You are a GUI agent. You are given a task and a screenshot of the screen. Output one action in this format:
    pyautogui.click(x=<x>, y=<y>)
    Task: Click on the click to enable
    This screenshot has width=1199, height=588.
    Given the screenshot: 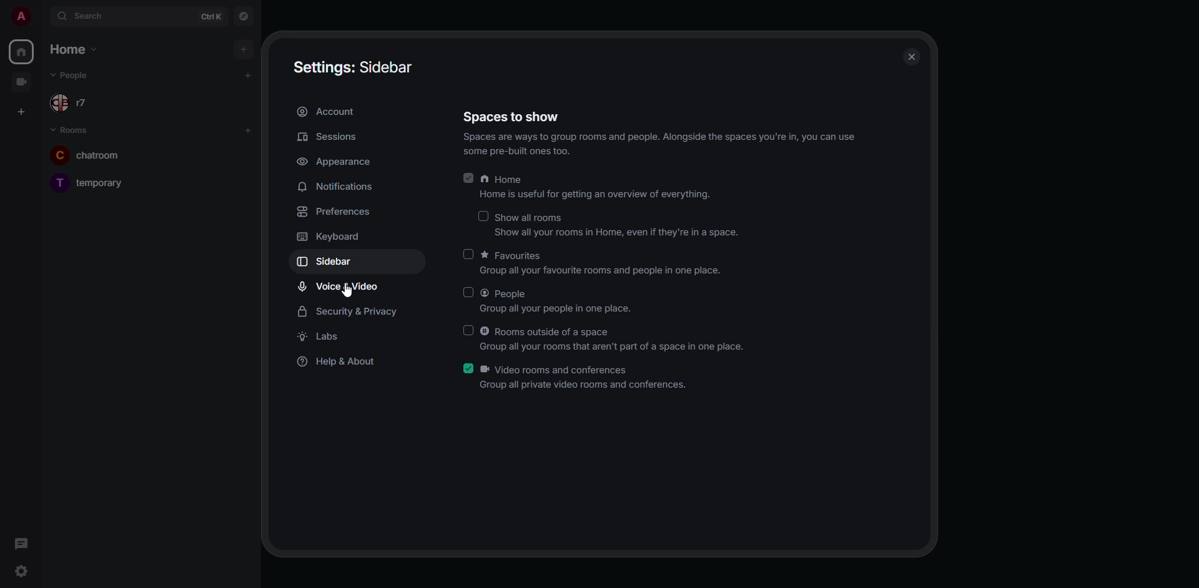 What is the action you would take?
    pyautogui.click(x=468, y=330)
    